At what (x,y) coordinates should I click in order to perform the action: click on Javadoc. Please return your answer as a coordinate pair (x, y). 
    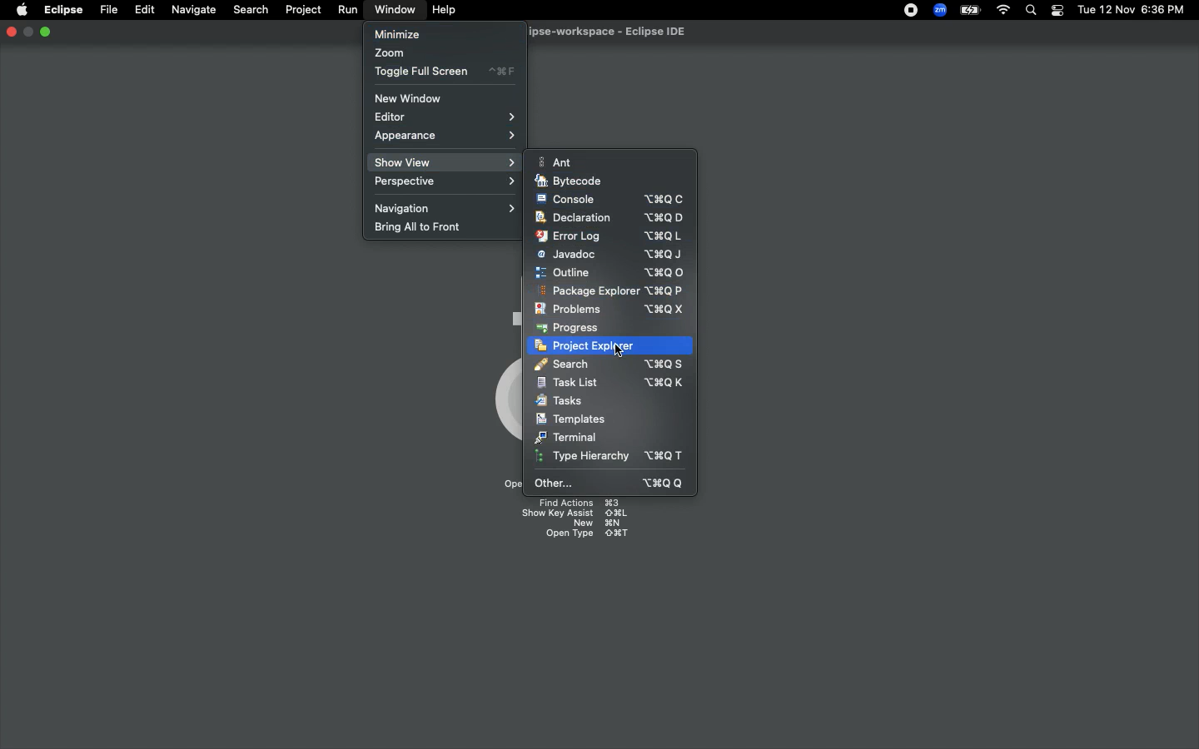
    Looking at the image, I should click on (609, 255).